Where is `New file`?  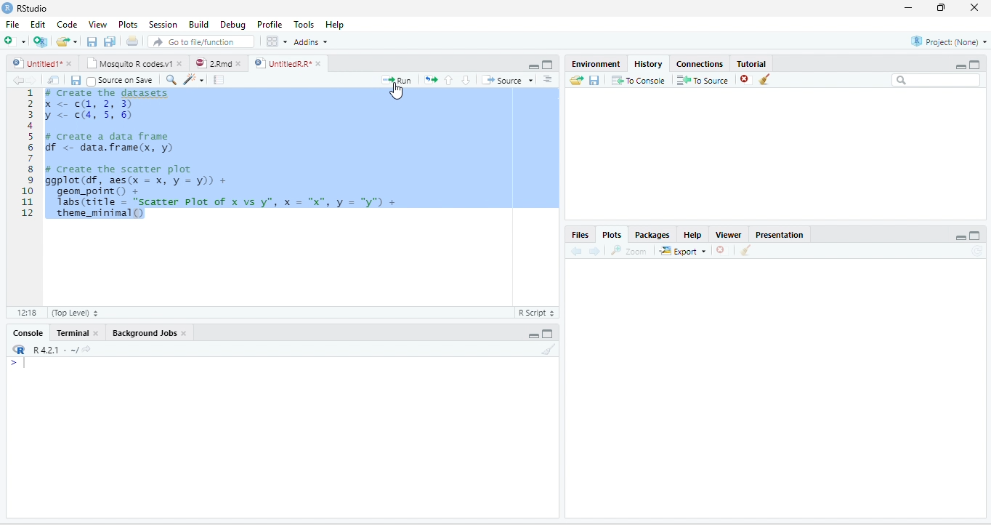 New file is located at coordinates (15, 41).